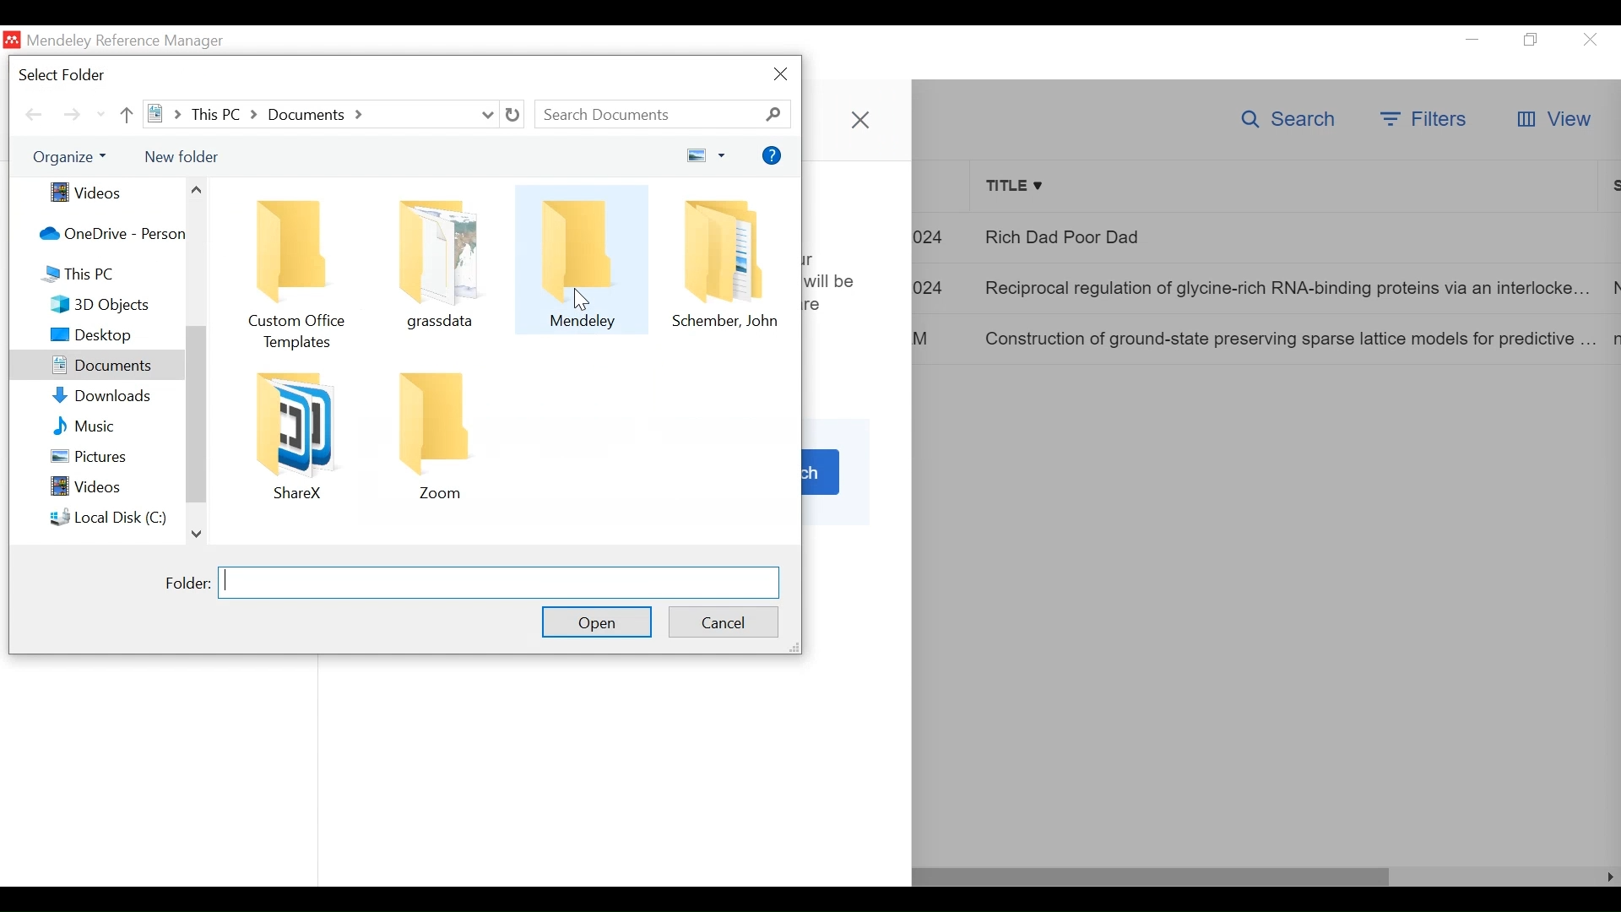 Image resolution: width=1621 pixels, height=912 pixels. Describe the element at coordinates (1283, 289) in the screenshot. I see `Reciprocal regulation of glycine-rich RNA-binding proteins via an interlocke...` at that location.